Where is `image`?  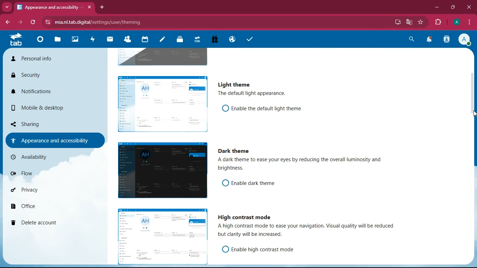 image is located at coordinates (161, 171).